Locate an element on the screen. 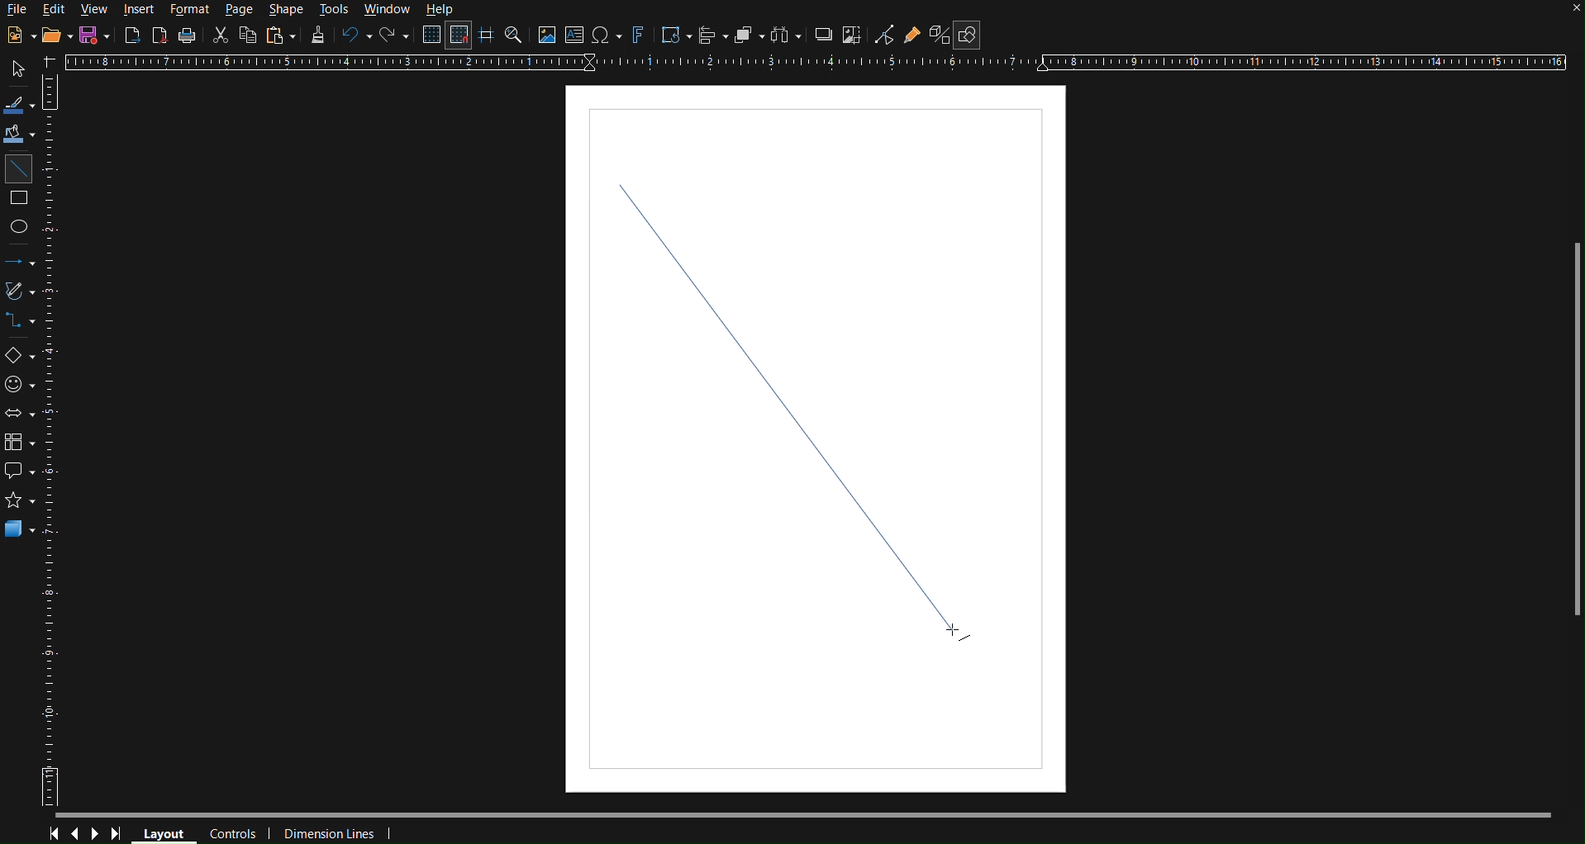 Image resolution: width=1585 pixels, height=844 pixels. Shape is located at coordinates (288, 10).